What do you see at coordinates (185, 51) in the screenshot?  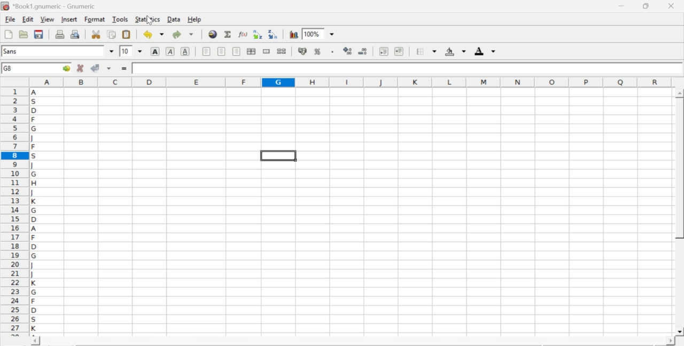 I see `underline` at bounding box center [185, 51].